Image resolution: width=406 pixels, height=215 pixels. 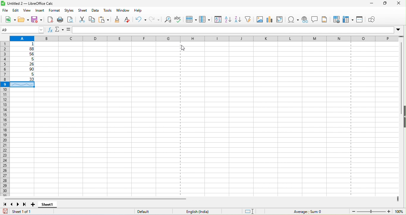 What do you see at coordinates (82, 20) in the screenshot?
I see `cut` at bounding box center [82, 20].